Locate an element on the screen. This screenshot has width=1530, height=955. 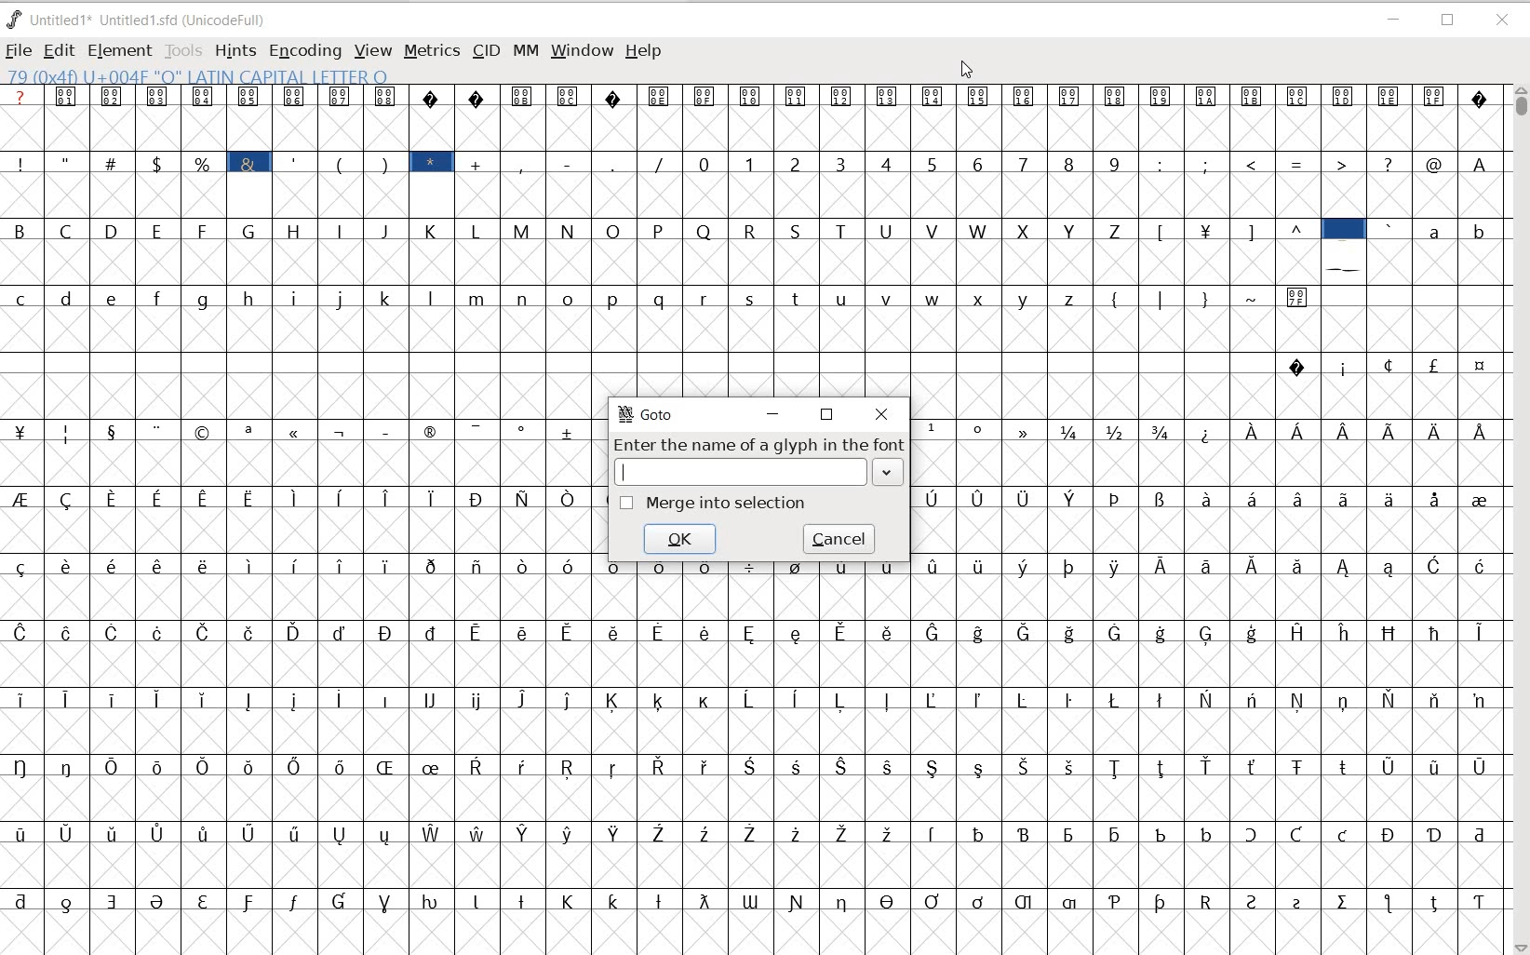
MINIMIZE is located at coordinates (1393, 20).